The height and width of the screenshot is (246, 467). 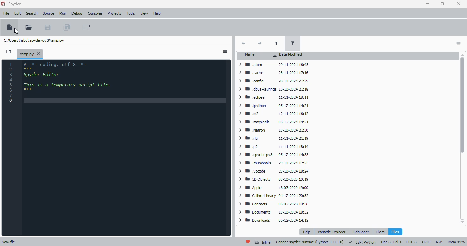 I want to click on back, so click(x=243, y=43).